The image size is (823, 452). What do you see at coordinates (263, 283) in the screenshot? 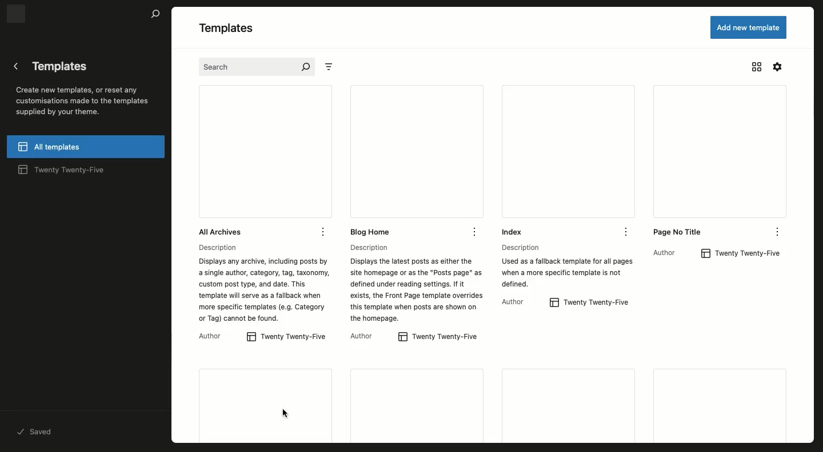
I see `Description` at bounding box center [263, 283].